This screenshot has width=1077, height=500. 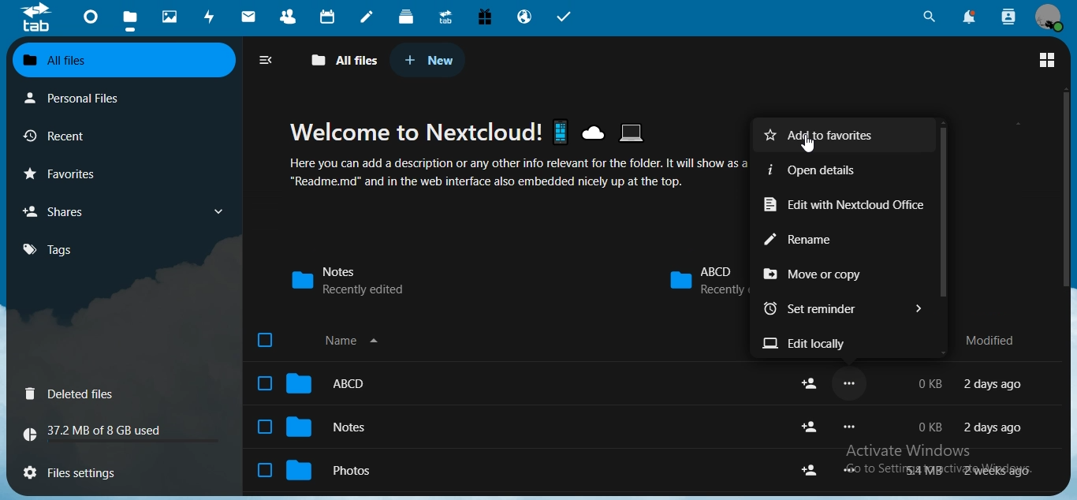 What do you see at coordinates (810, 427) in the screenshot?
I see `share` at bounding box center [810, 427].